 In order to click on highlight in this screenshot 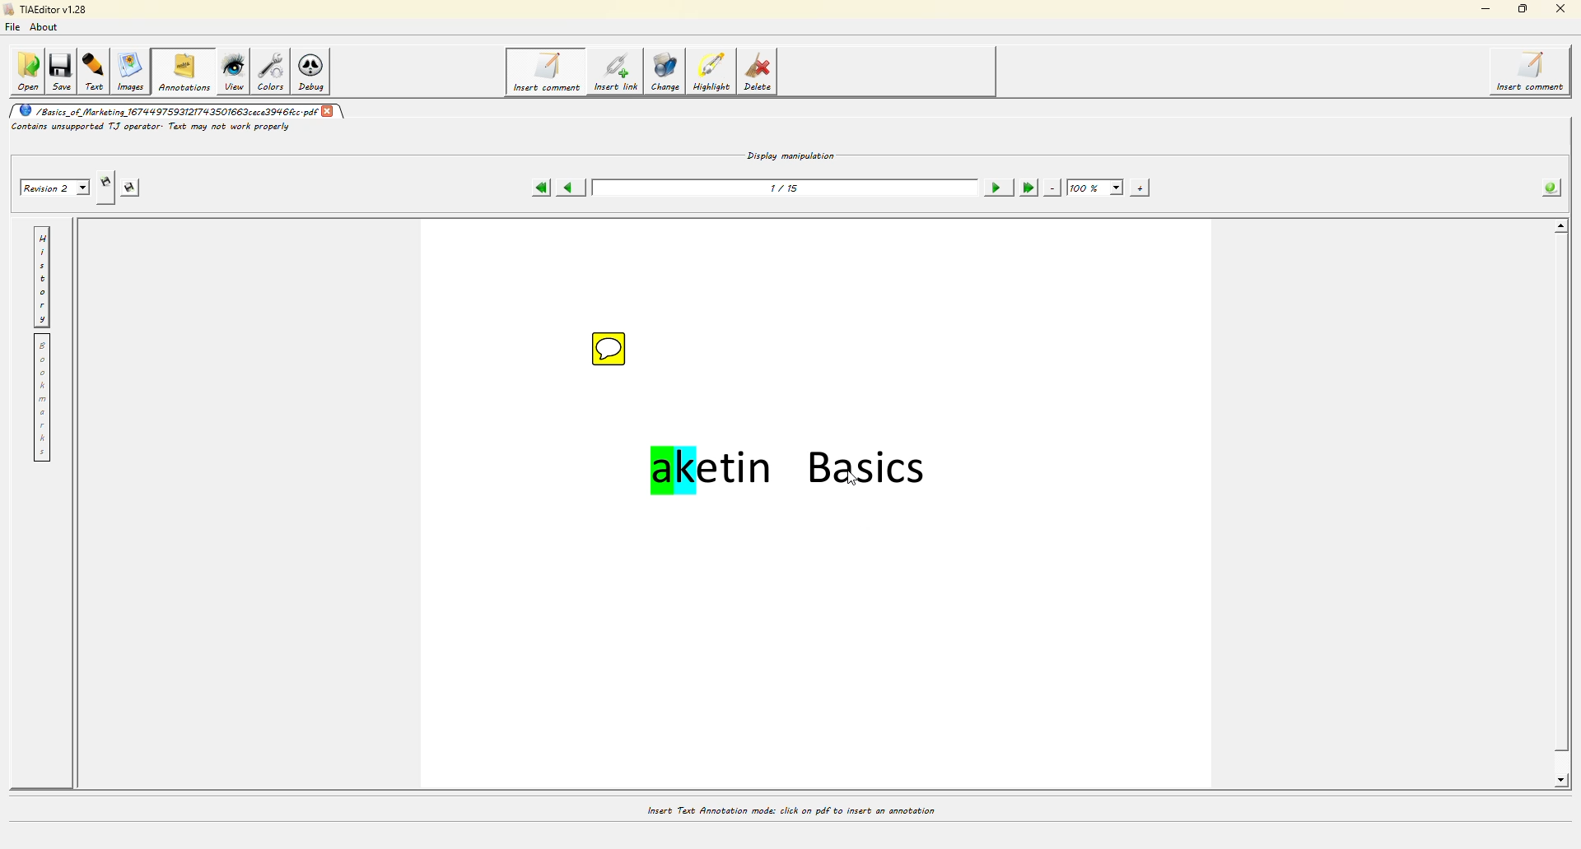, I will do `click(715, 72)`.